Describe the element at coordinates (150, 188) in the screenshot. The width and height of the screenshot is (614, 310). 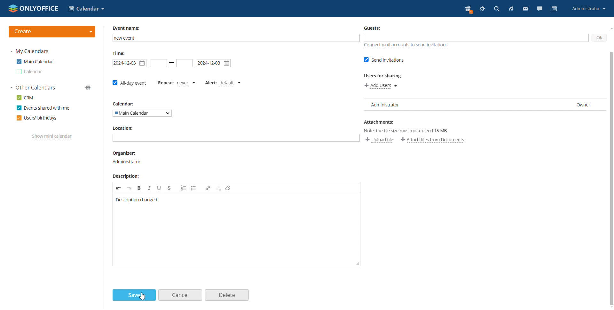
I see `italic` at that location.